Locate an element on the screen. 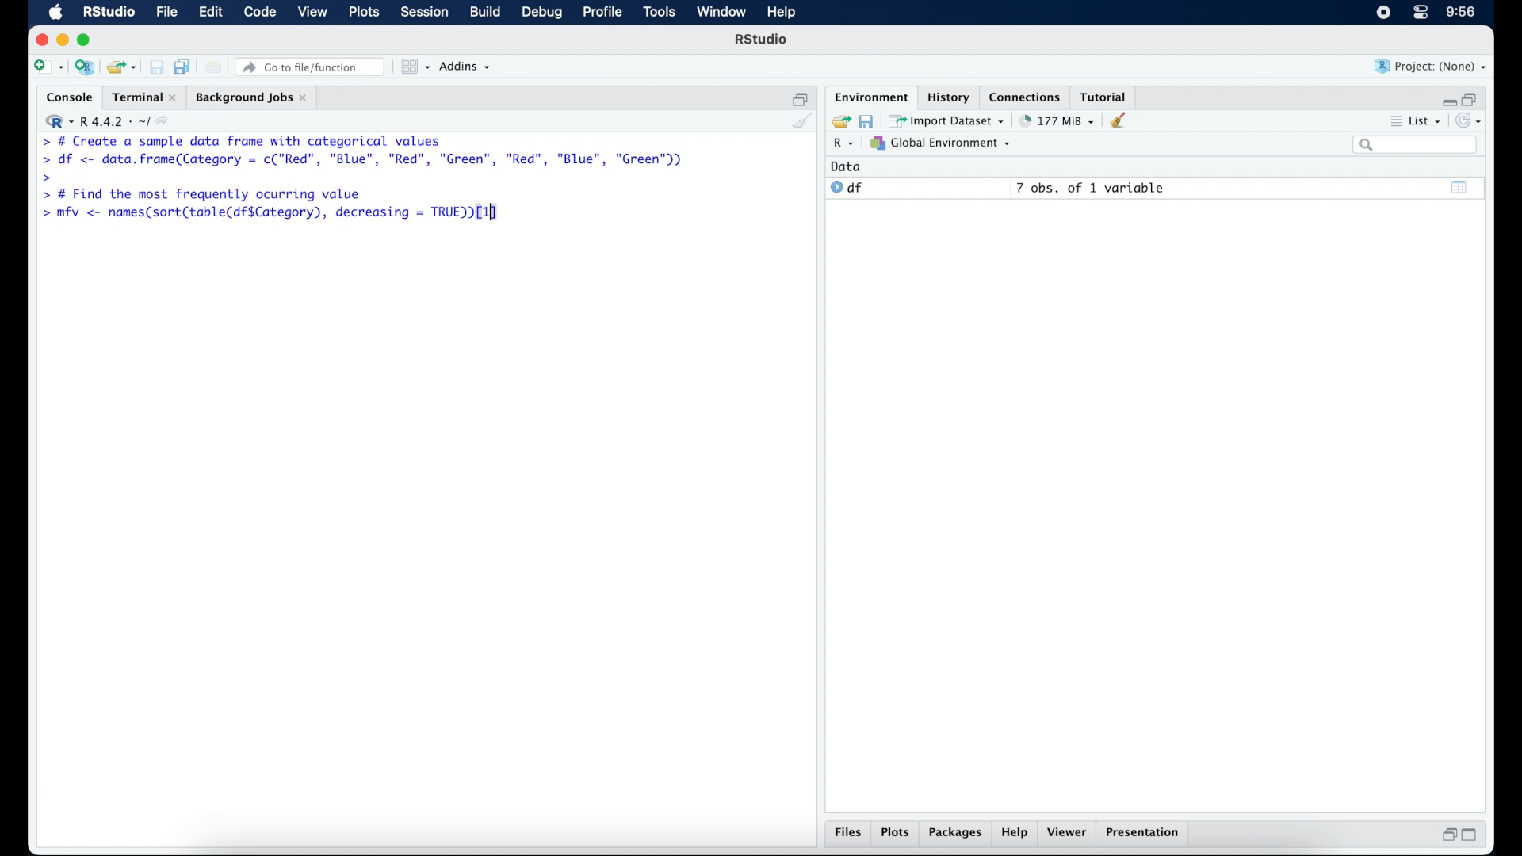 The width and height of the screenshot is (1522, 856). command prompt is located at coordinates (40, 141).